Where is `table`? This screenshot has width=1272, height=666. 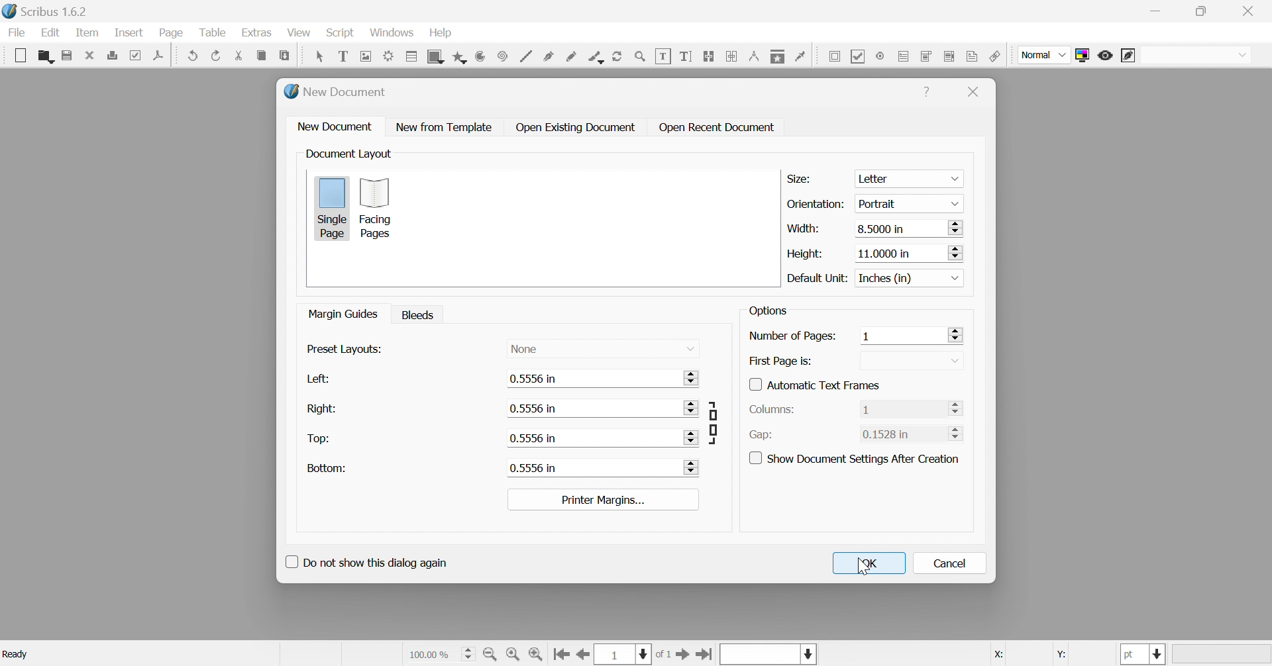 table is located at coordinates (412, 58).